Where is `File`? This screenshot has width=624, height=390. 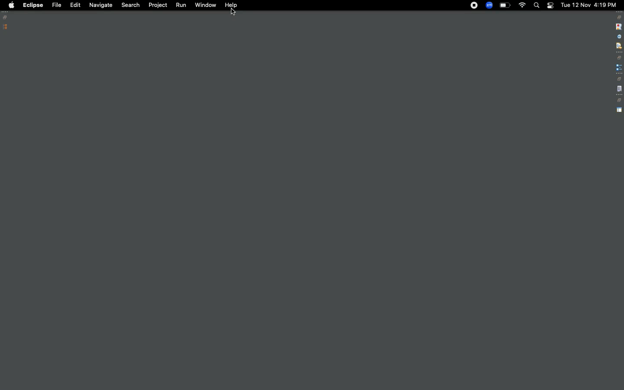
File is located at coordinates (56, 5).